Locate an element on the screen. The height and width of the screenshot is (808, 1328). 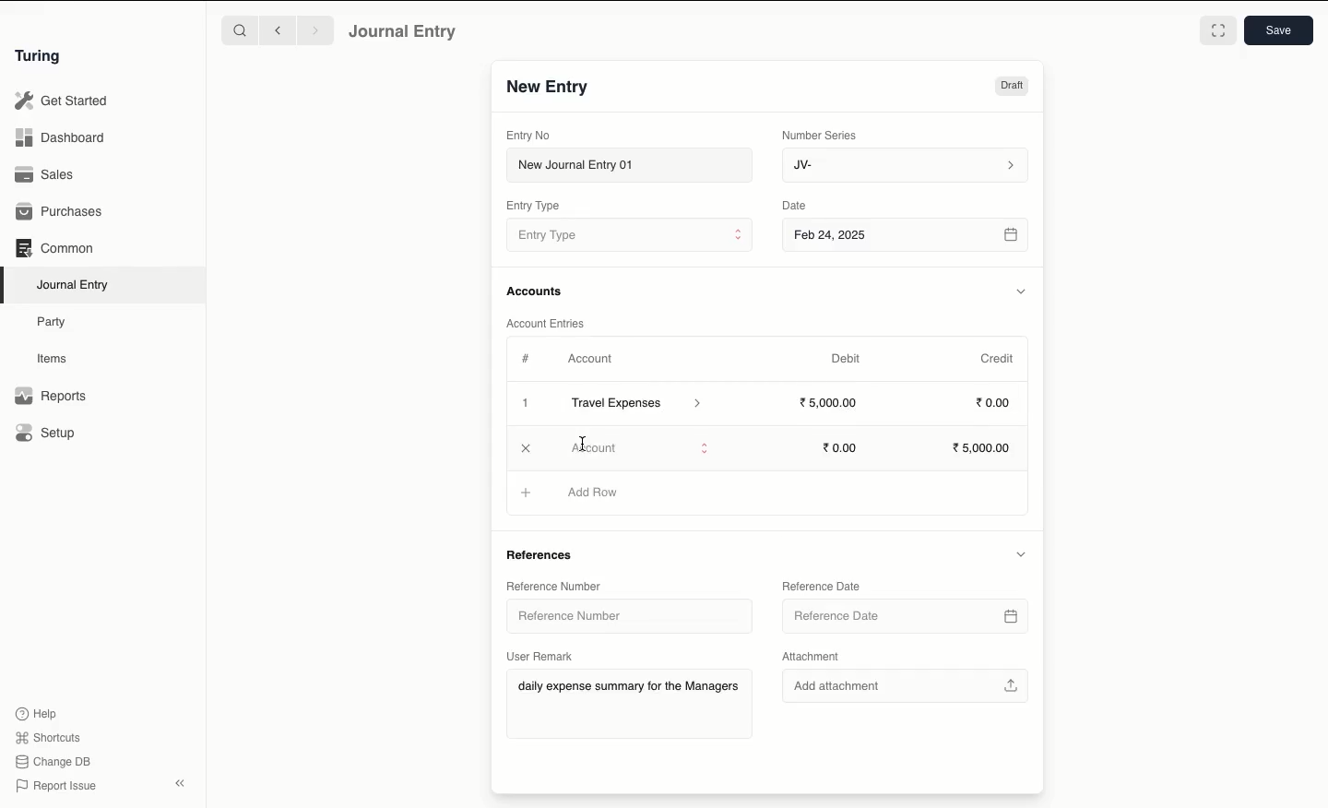
Attachment is located at coordinates (820, 657).